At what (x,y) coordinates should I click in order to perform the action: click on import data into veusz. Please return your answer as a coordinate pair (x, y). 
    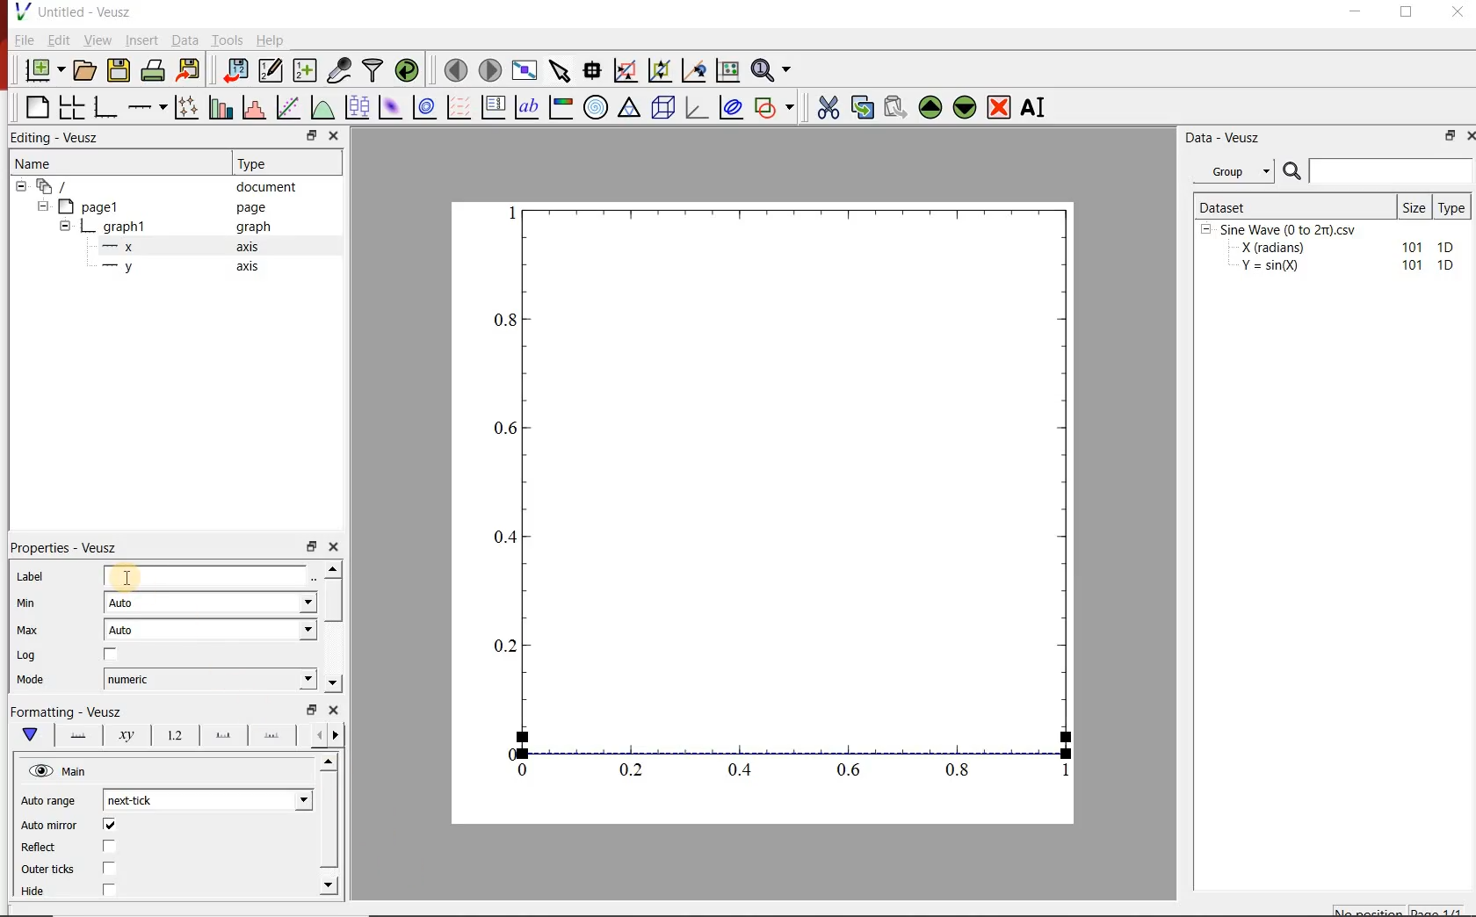
    Looking at the image, I should click on (234, 69).